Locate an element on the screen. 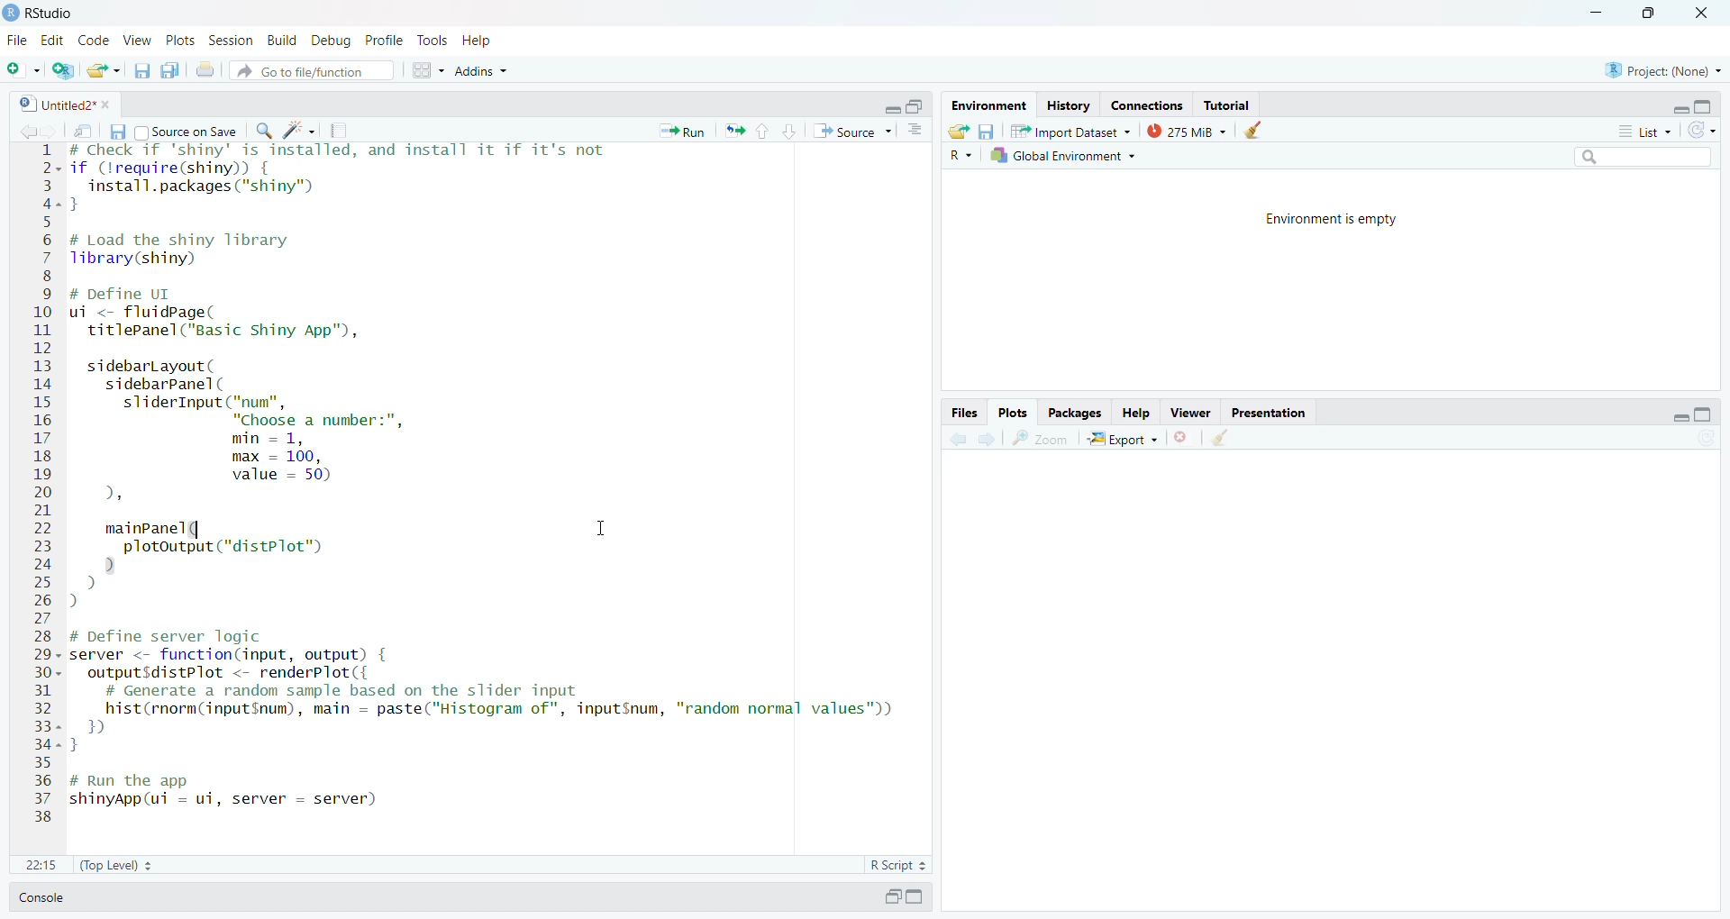 This screenshot has width=1730, height=919. source menu is located at coordinates (852, 132).